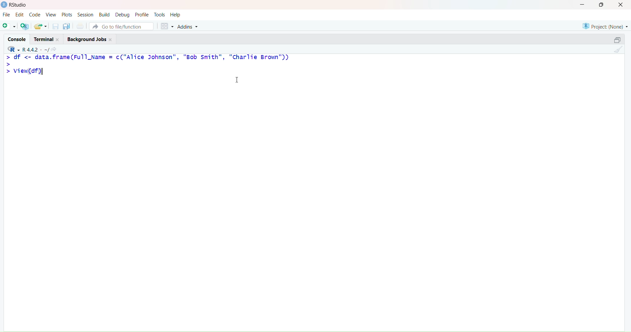  Describe the element at coordinates (617, 50) in the screenshot. I see `Clear console (Ctrl + L)` at that location.